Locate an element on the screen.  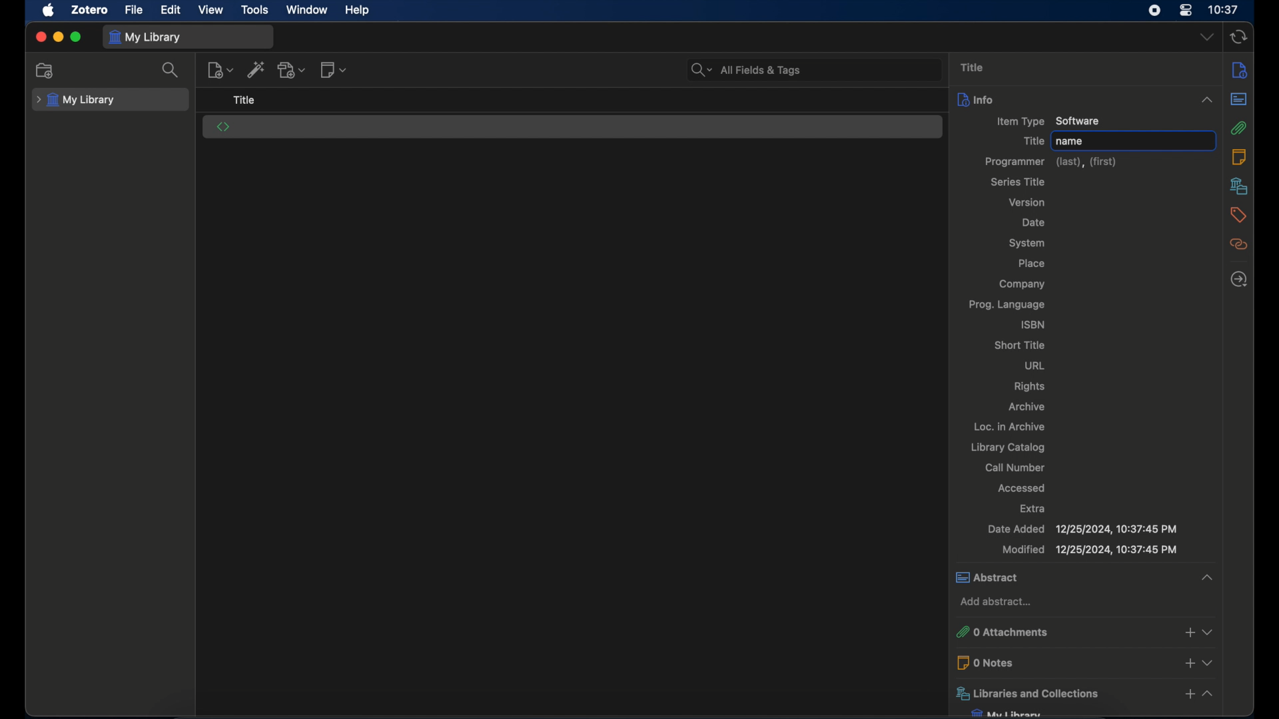
archive is located at coordinates (1027, 406).